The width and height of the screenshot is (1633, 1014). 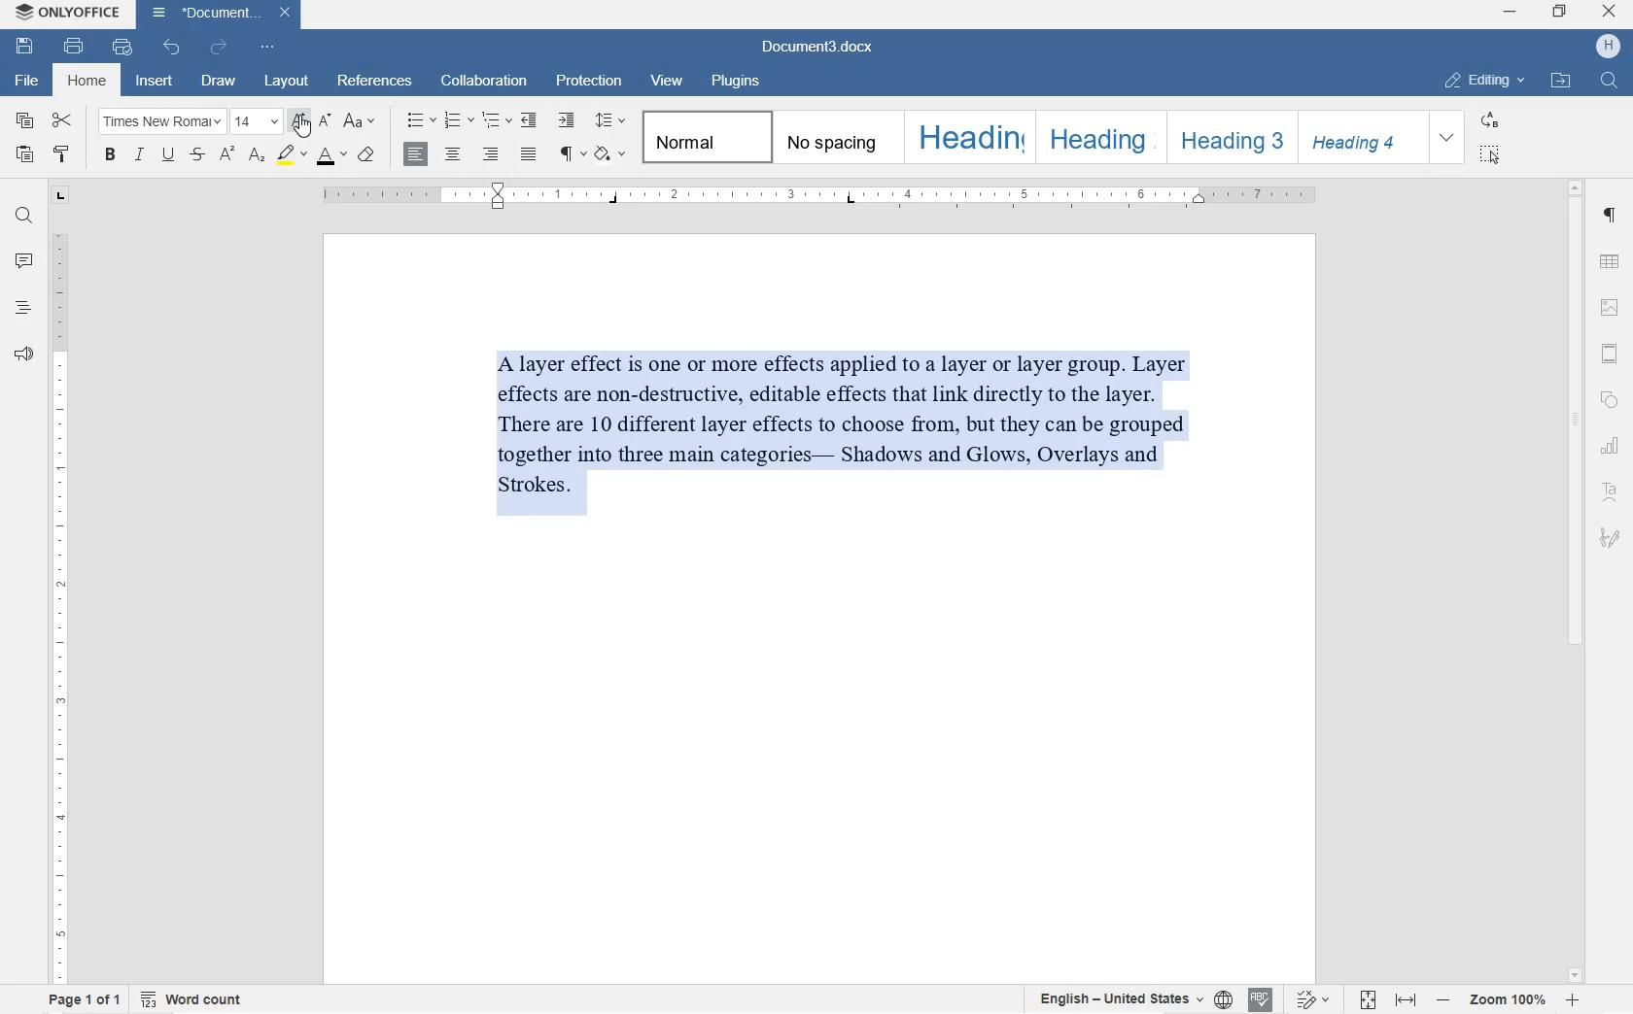 I want to click on ALIGN RIGHT, so click(x=491, y=155).